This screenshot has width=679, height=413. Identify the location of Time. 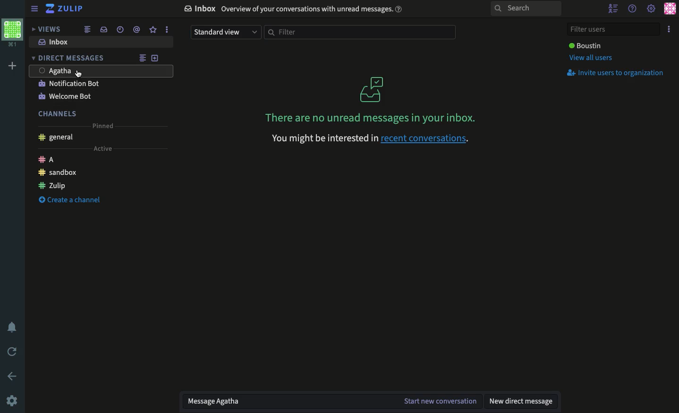
(119, 30).